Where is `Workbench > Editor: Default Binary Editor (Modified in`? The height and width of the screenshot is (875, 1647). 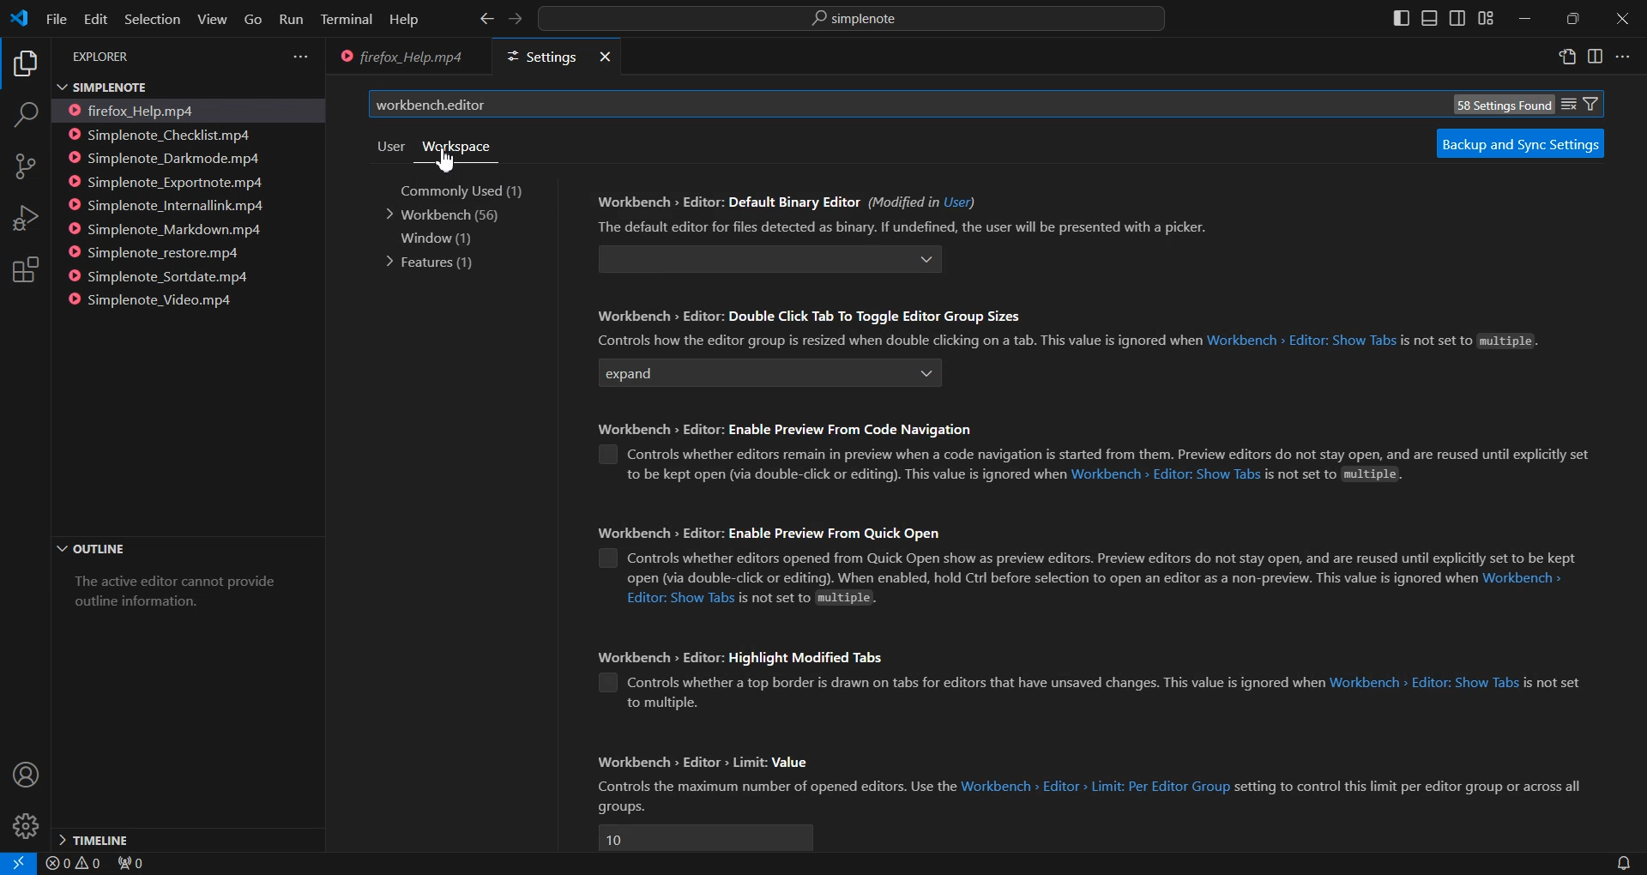
Workbench > Editor: Default Binary Editor (Modified in is located at coordinates (765, 201).